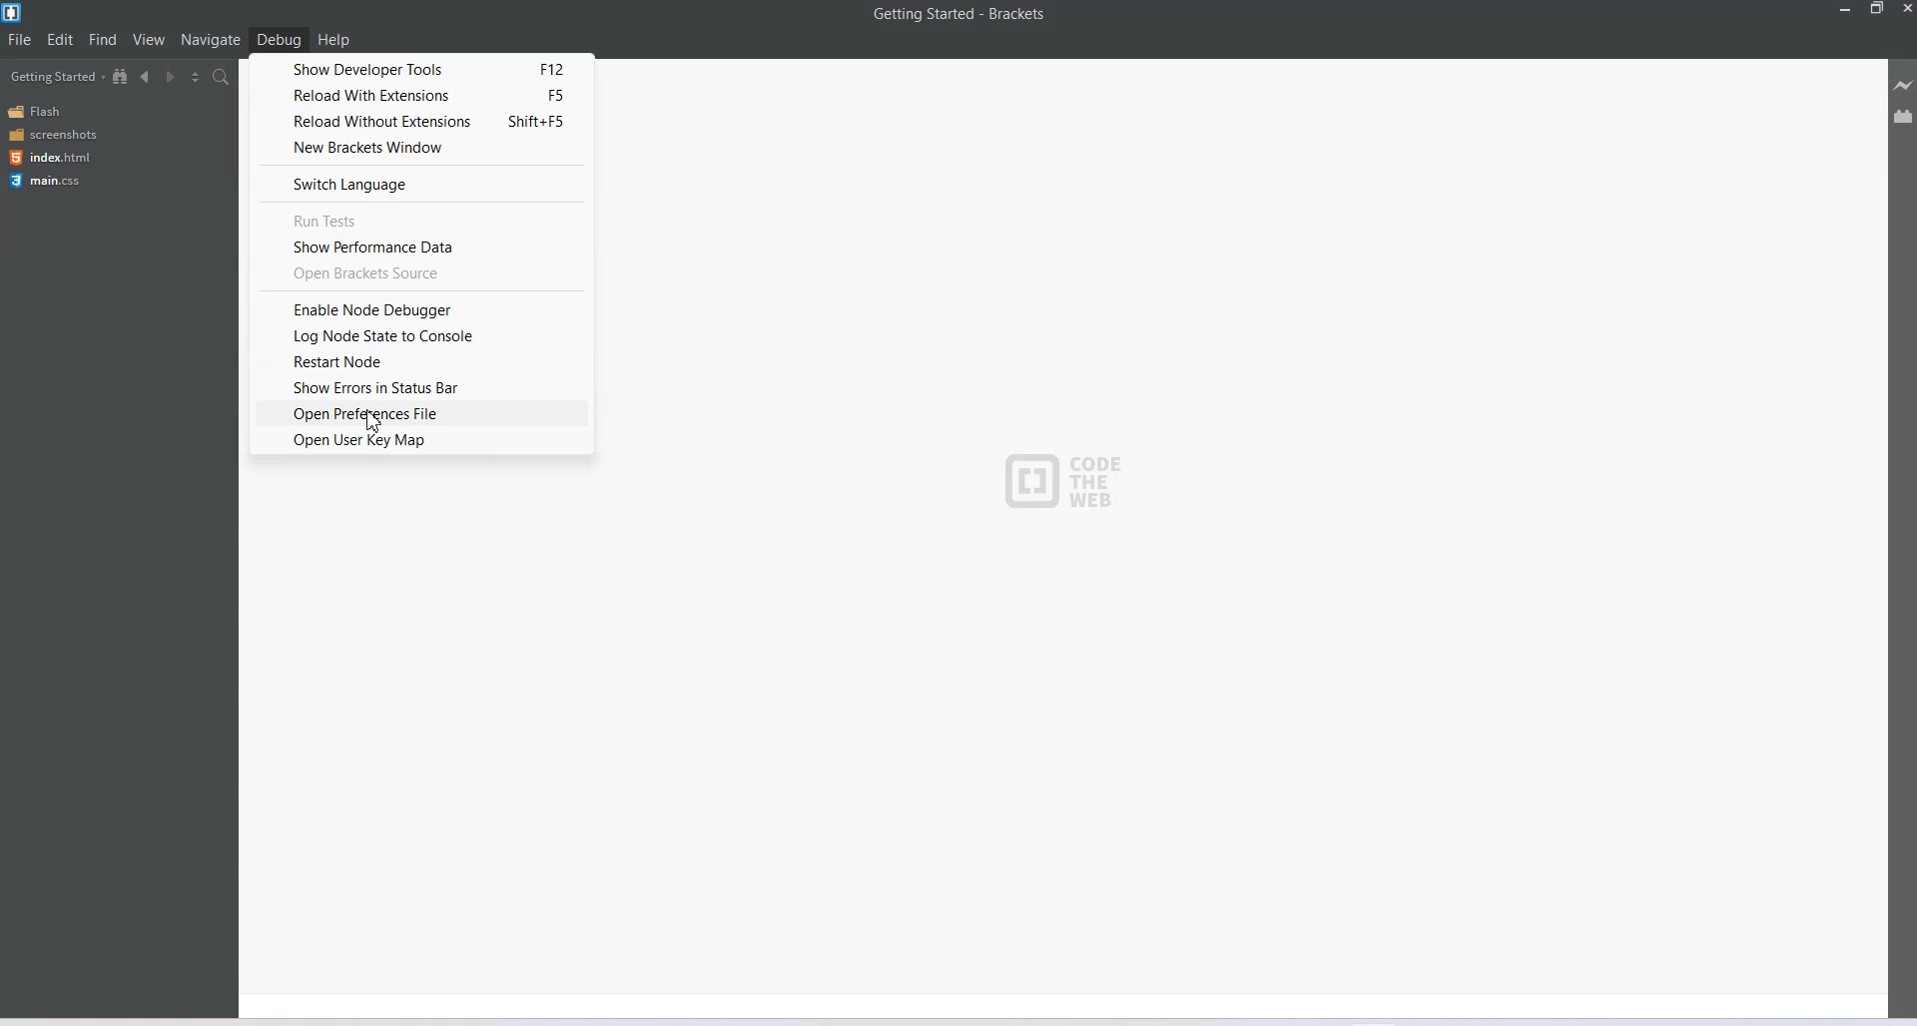 This screenshot has height=1026, width=1917. What do you see at coordinates (45, 180) in the screenshot?
I see `main.css` at bounding box center [45, 180].